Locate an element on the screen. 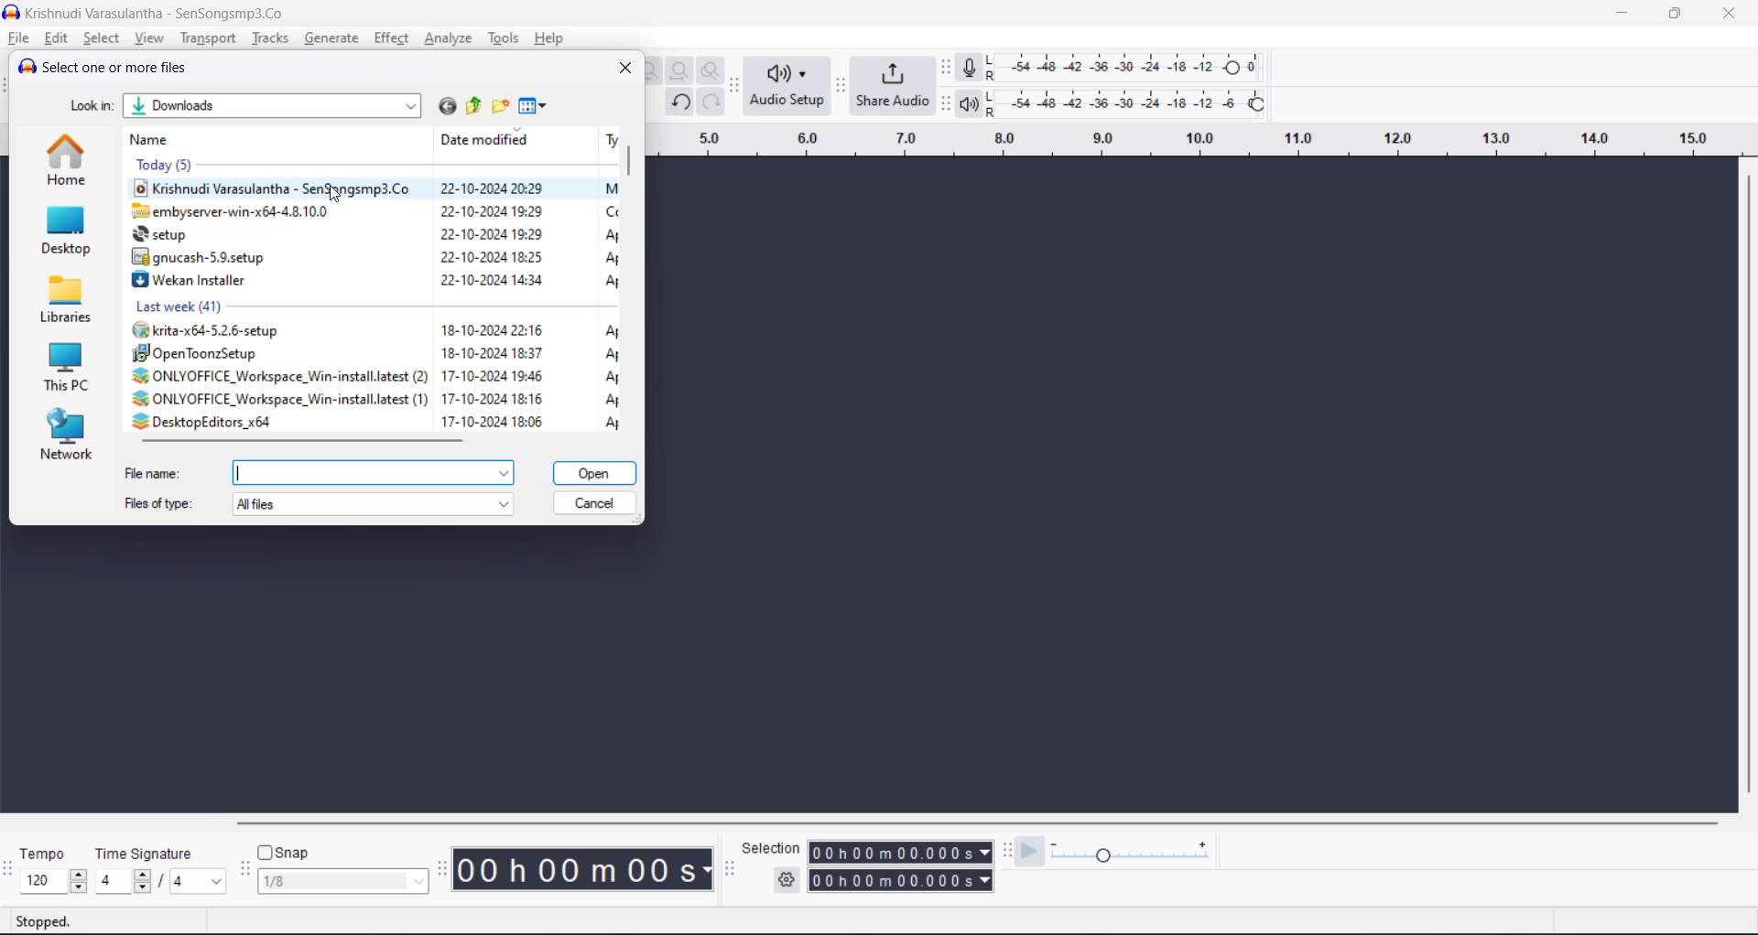  2% ONLYOFFICE_ Workspace Win-install.latest (1) 17-10-2024 18:16 A is located at coordinates (376, 397).